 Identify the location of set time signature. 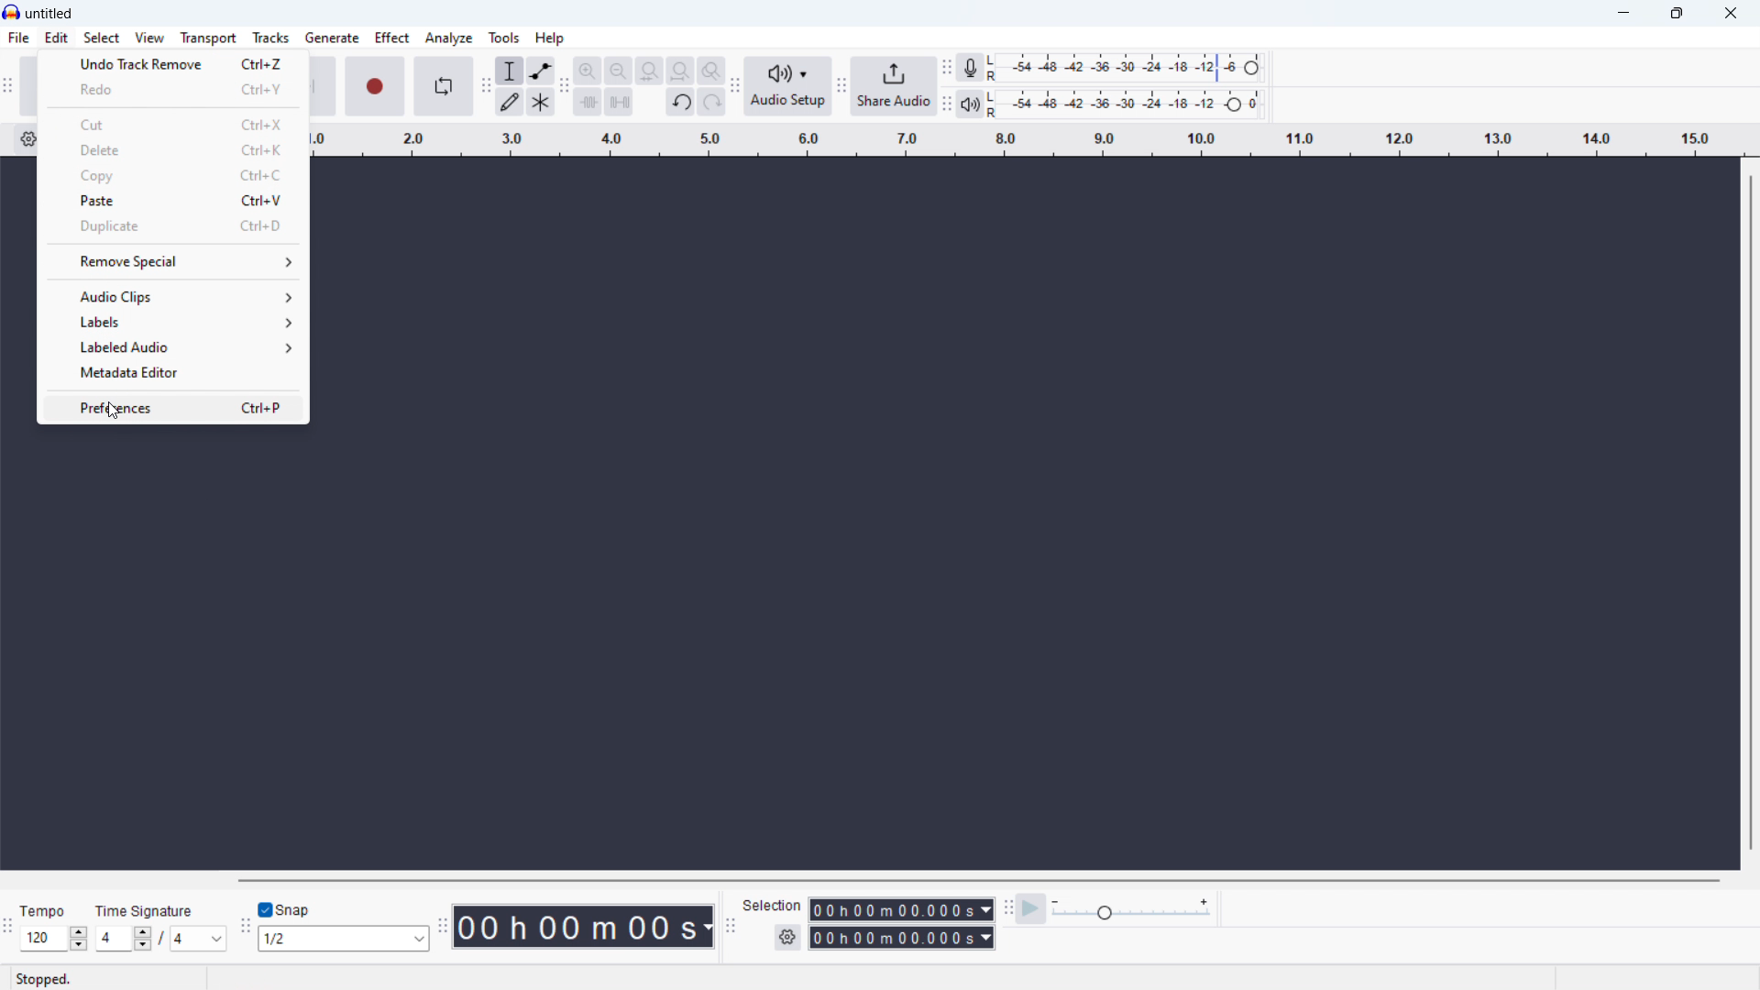
(159, 939).